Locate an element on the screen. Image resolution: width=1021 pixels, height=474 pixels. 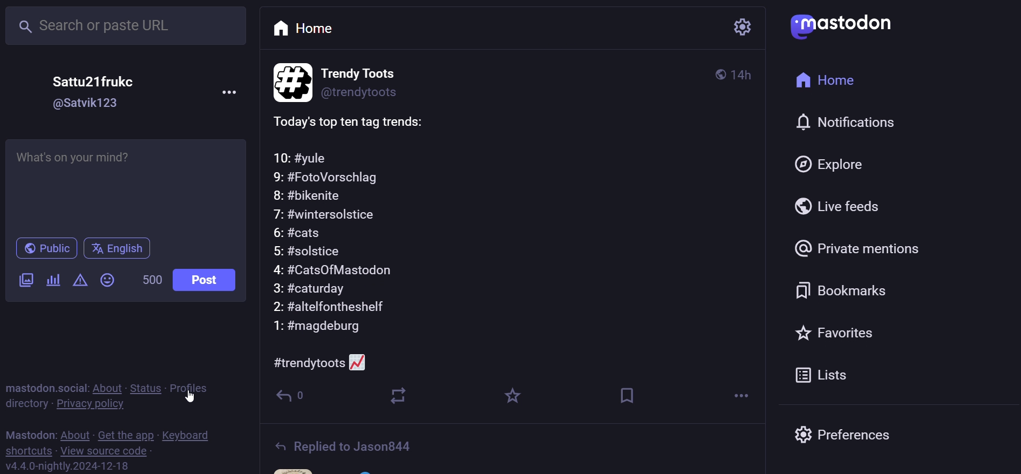
live feed is located at coordinates (842, 208).